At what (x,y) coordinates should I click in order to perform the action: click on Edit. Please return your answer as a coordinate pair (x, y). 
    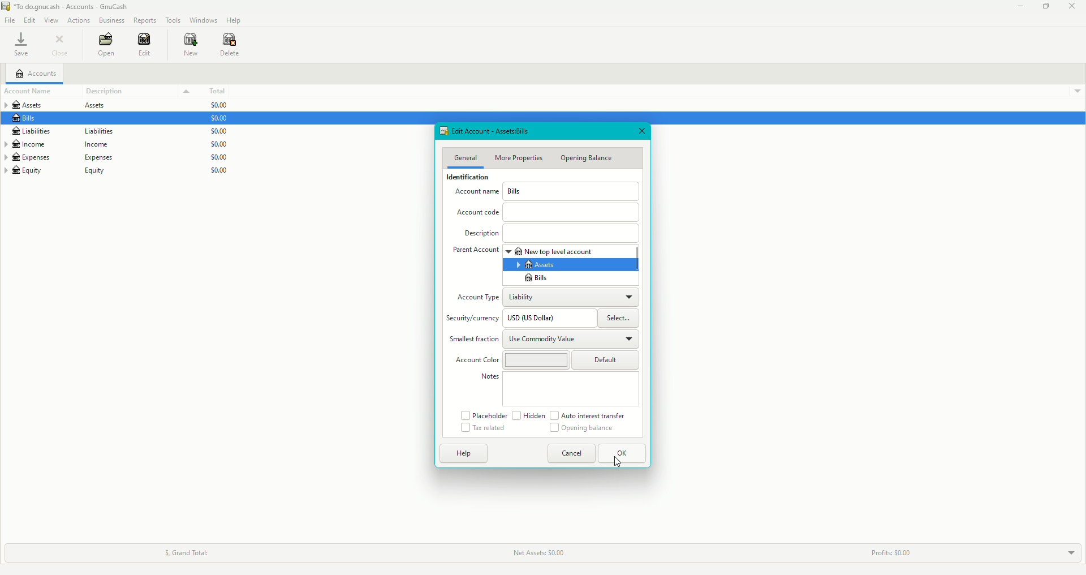
    Looking at the image, I should click on (147, 46).